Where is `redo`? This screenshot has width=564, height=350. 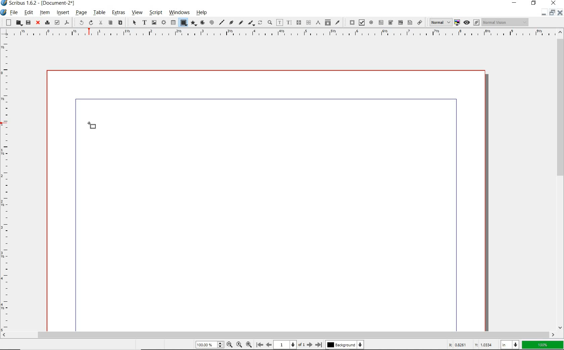
redo is located at coordinates (91, 22).